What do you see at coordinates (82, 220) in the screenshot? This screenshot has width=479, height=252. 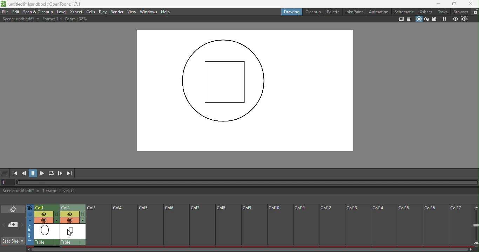 I see `Additional column settings` at bounding box center [82, 220].